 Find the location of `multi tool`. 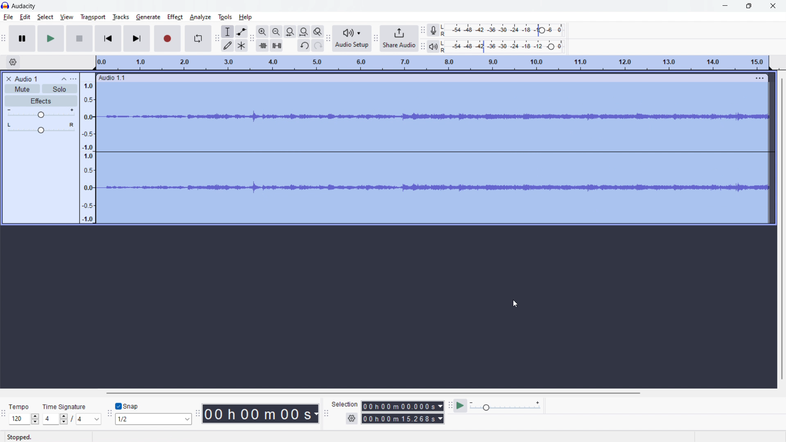

multi tool is located at coordinates (242, 46).